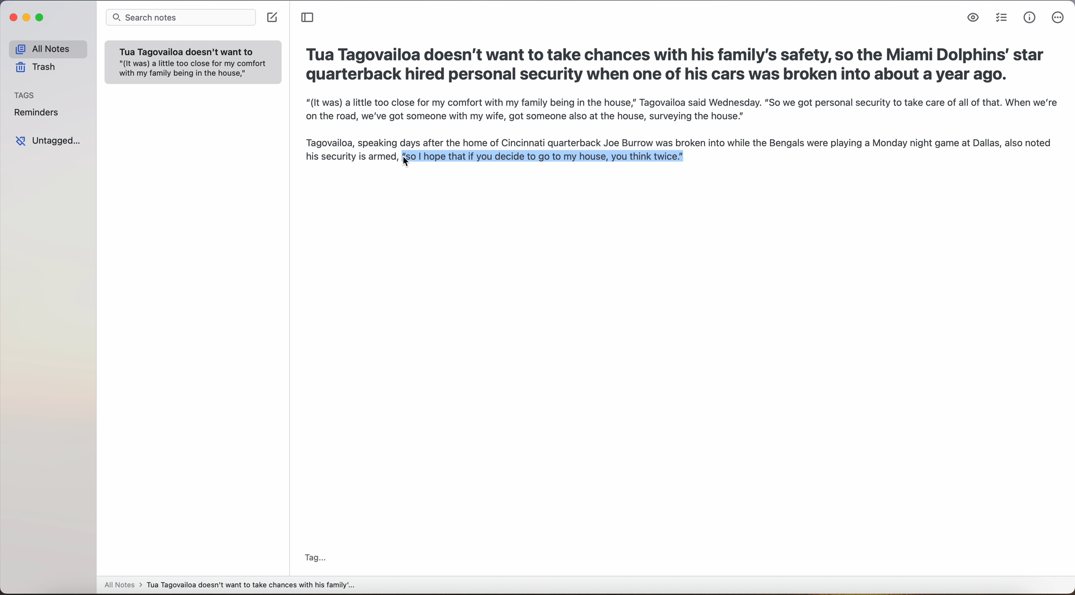 The width and height of the screenshot is (1075, 595). What do you see at coordinates (682, 130) in the screenshot?
I see `“(It was) a little too close for my comfort with my family being in the house,” Tagovailoa said Wednesday. “So we got personal security to take care of all of that. When we'reon the road, we've got someone with my wife, got someone also at the house, surveying the house.”Tagovailoa, speaking days after the home of Cincinnati quarterback Joe Burrow was broken into while the Bengals were playing a Monday night game at Dallas, also notedhis security is armed, so hope that if you decide to go to my house, you think twice."` at bounding box center [682, 130].